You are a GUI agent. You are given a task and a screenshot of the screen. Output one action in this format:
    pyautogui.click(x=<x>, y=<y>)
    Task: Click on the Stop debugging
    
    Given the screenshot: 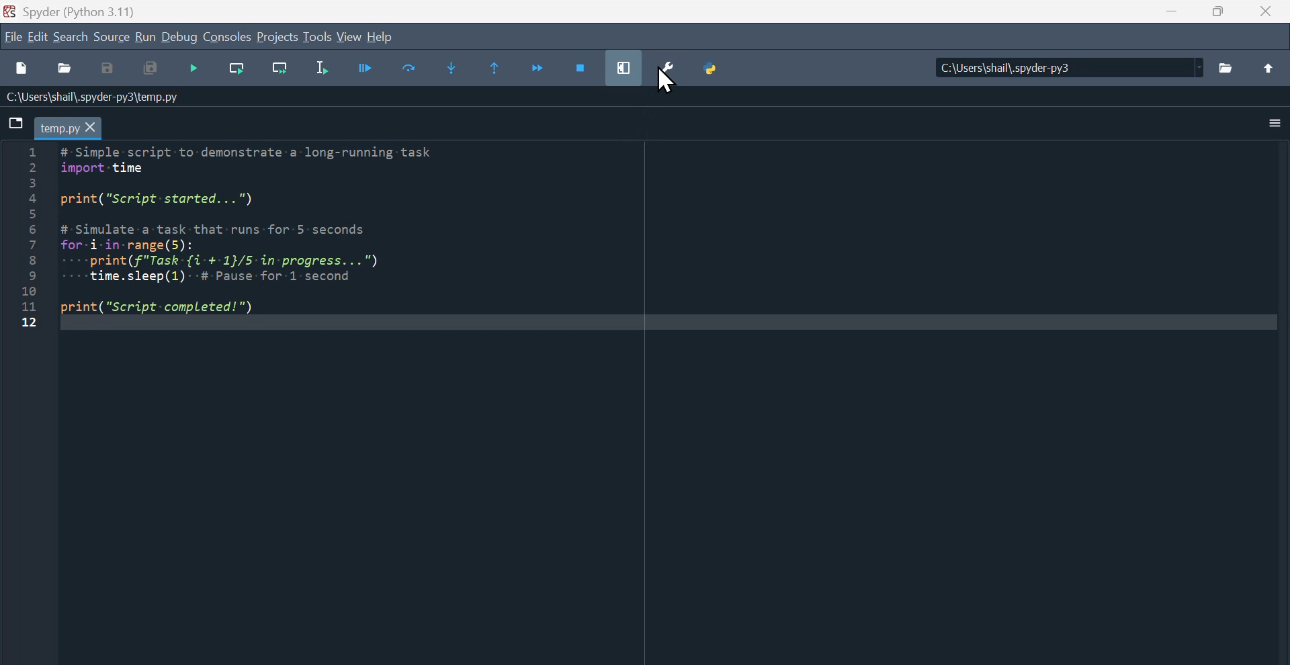 What is the action you would take?
    pyautogui.click(x=581, y=64)
    